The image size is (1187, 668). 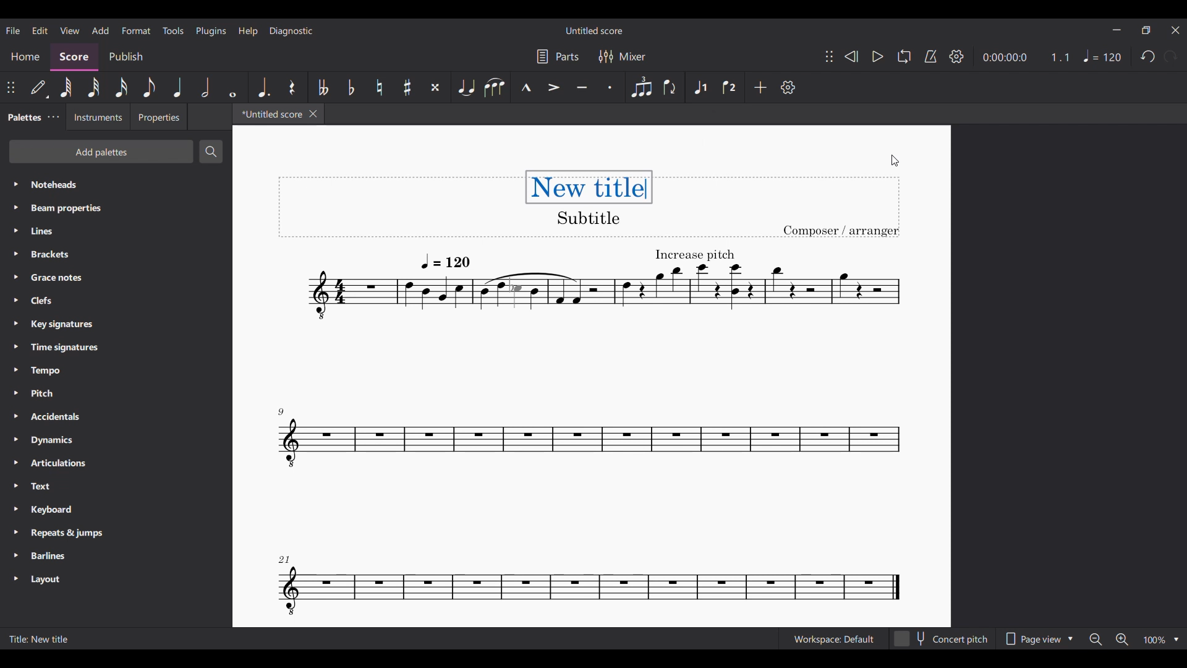 What do you see at coordinates (292, 87) in the screenshot?
I see `Rest` at bounding box center [292, 87].